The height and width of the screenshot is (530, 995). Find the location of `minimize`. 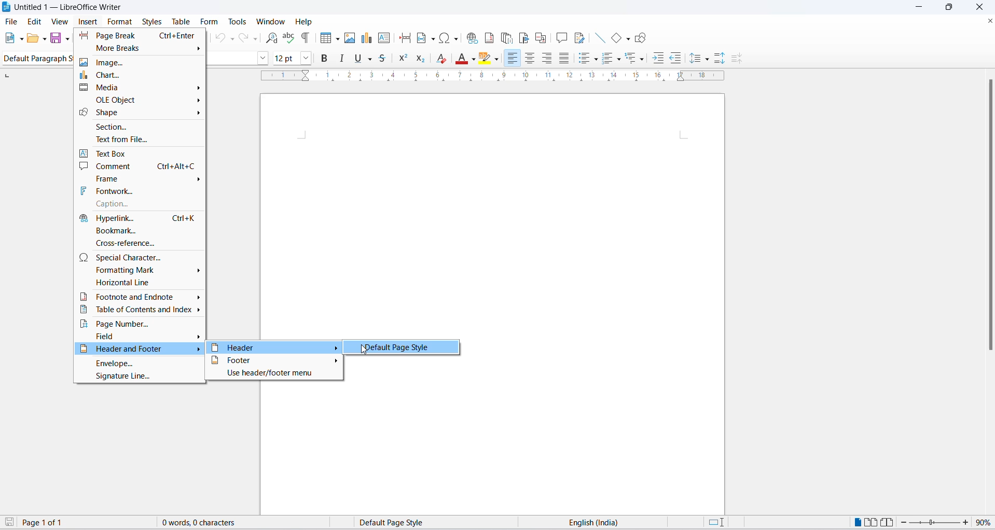

minimize is located at coordinates (921, 8).